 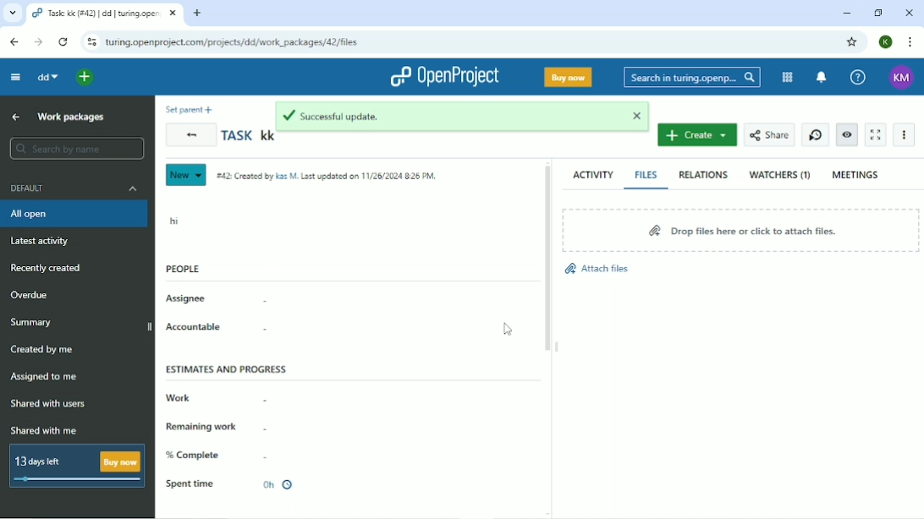 I want to click on OpenProject, so click(x=446, y=76).